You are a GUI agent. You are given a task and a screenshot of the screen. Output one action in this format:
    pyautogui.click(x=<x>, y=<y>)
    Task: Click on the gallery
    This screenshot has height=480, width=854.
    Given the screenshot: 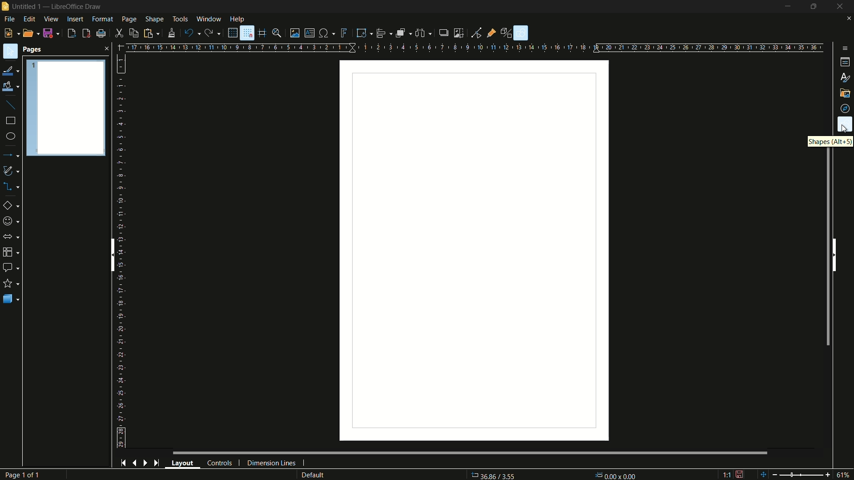 What is the action you would take?
    pyautogui.click(x=846, y=93)
    